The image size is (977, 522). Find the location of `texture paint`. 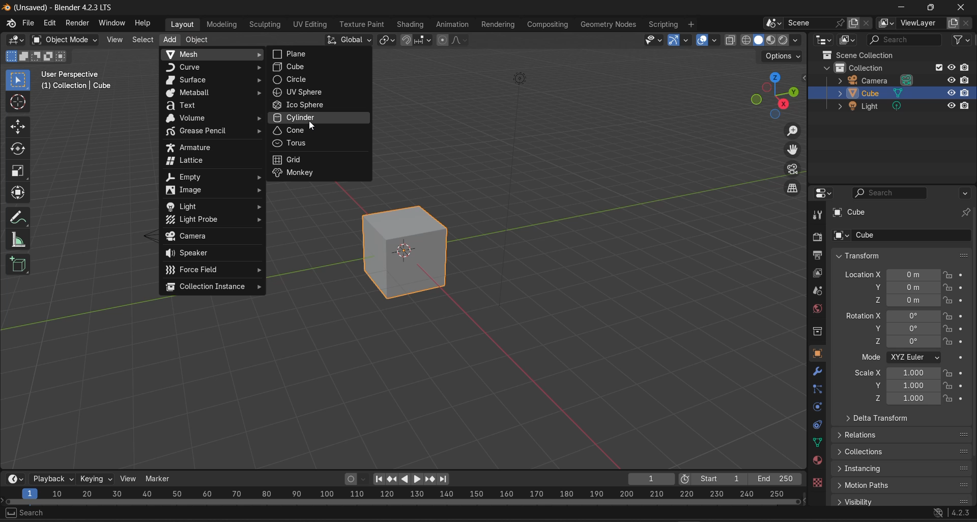

texture paint is located at coordinates (361, 23).